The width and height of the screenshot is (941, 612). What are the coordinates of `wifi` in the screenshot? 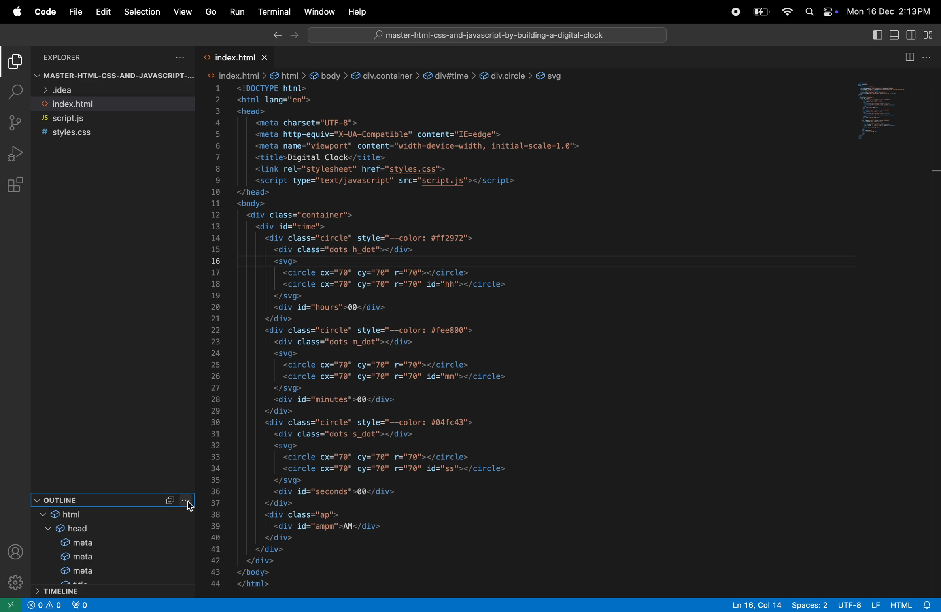 It's located at (784, 12).